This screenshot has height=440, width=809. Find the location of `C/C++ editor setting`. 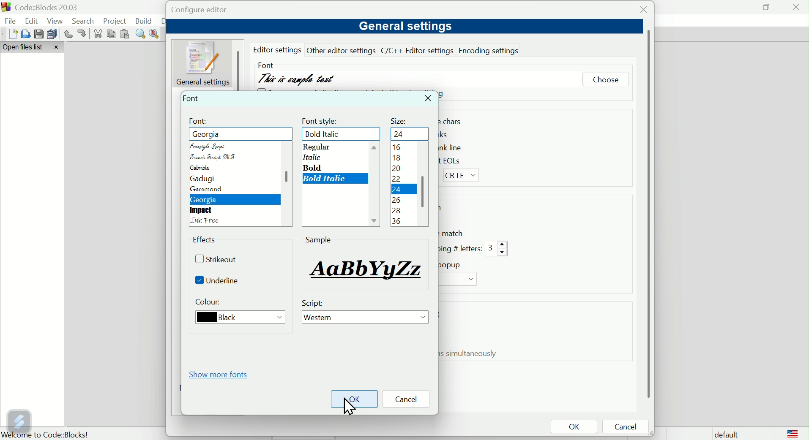

C/C++ editor setting is located at coordinates (418, 51).